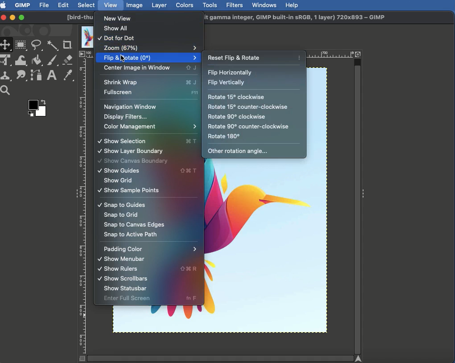 The width and height of the screenshot is (455, 363). I want to click on Show grid, so click(118, 181).